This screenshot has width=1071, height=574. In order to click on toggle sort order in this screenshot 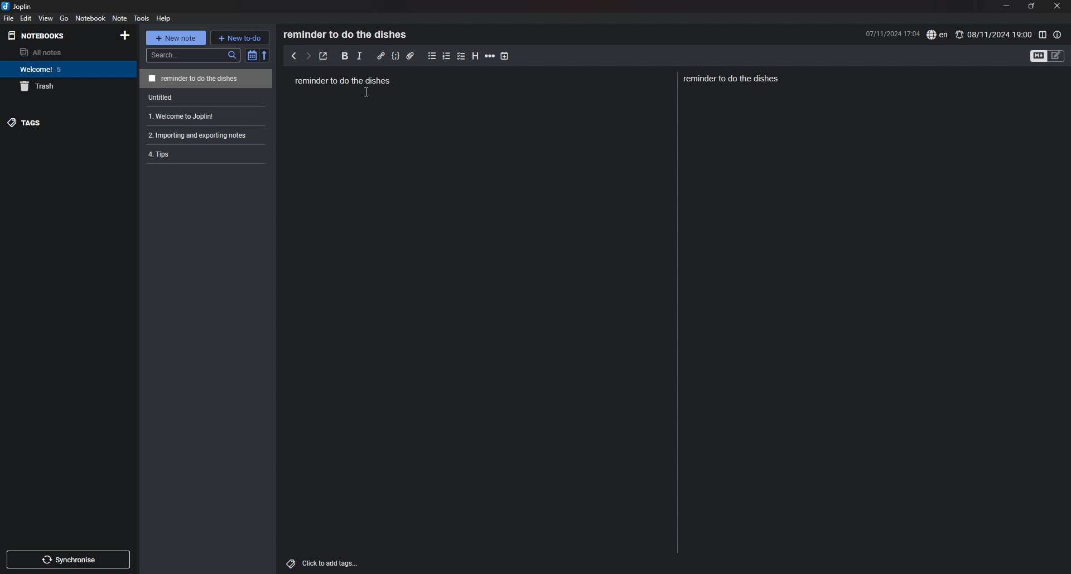, I will do `click(251, 55)`.